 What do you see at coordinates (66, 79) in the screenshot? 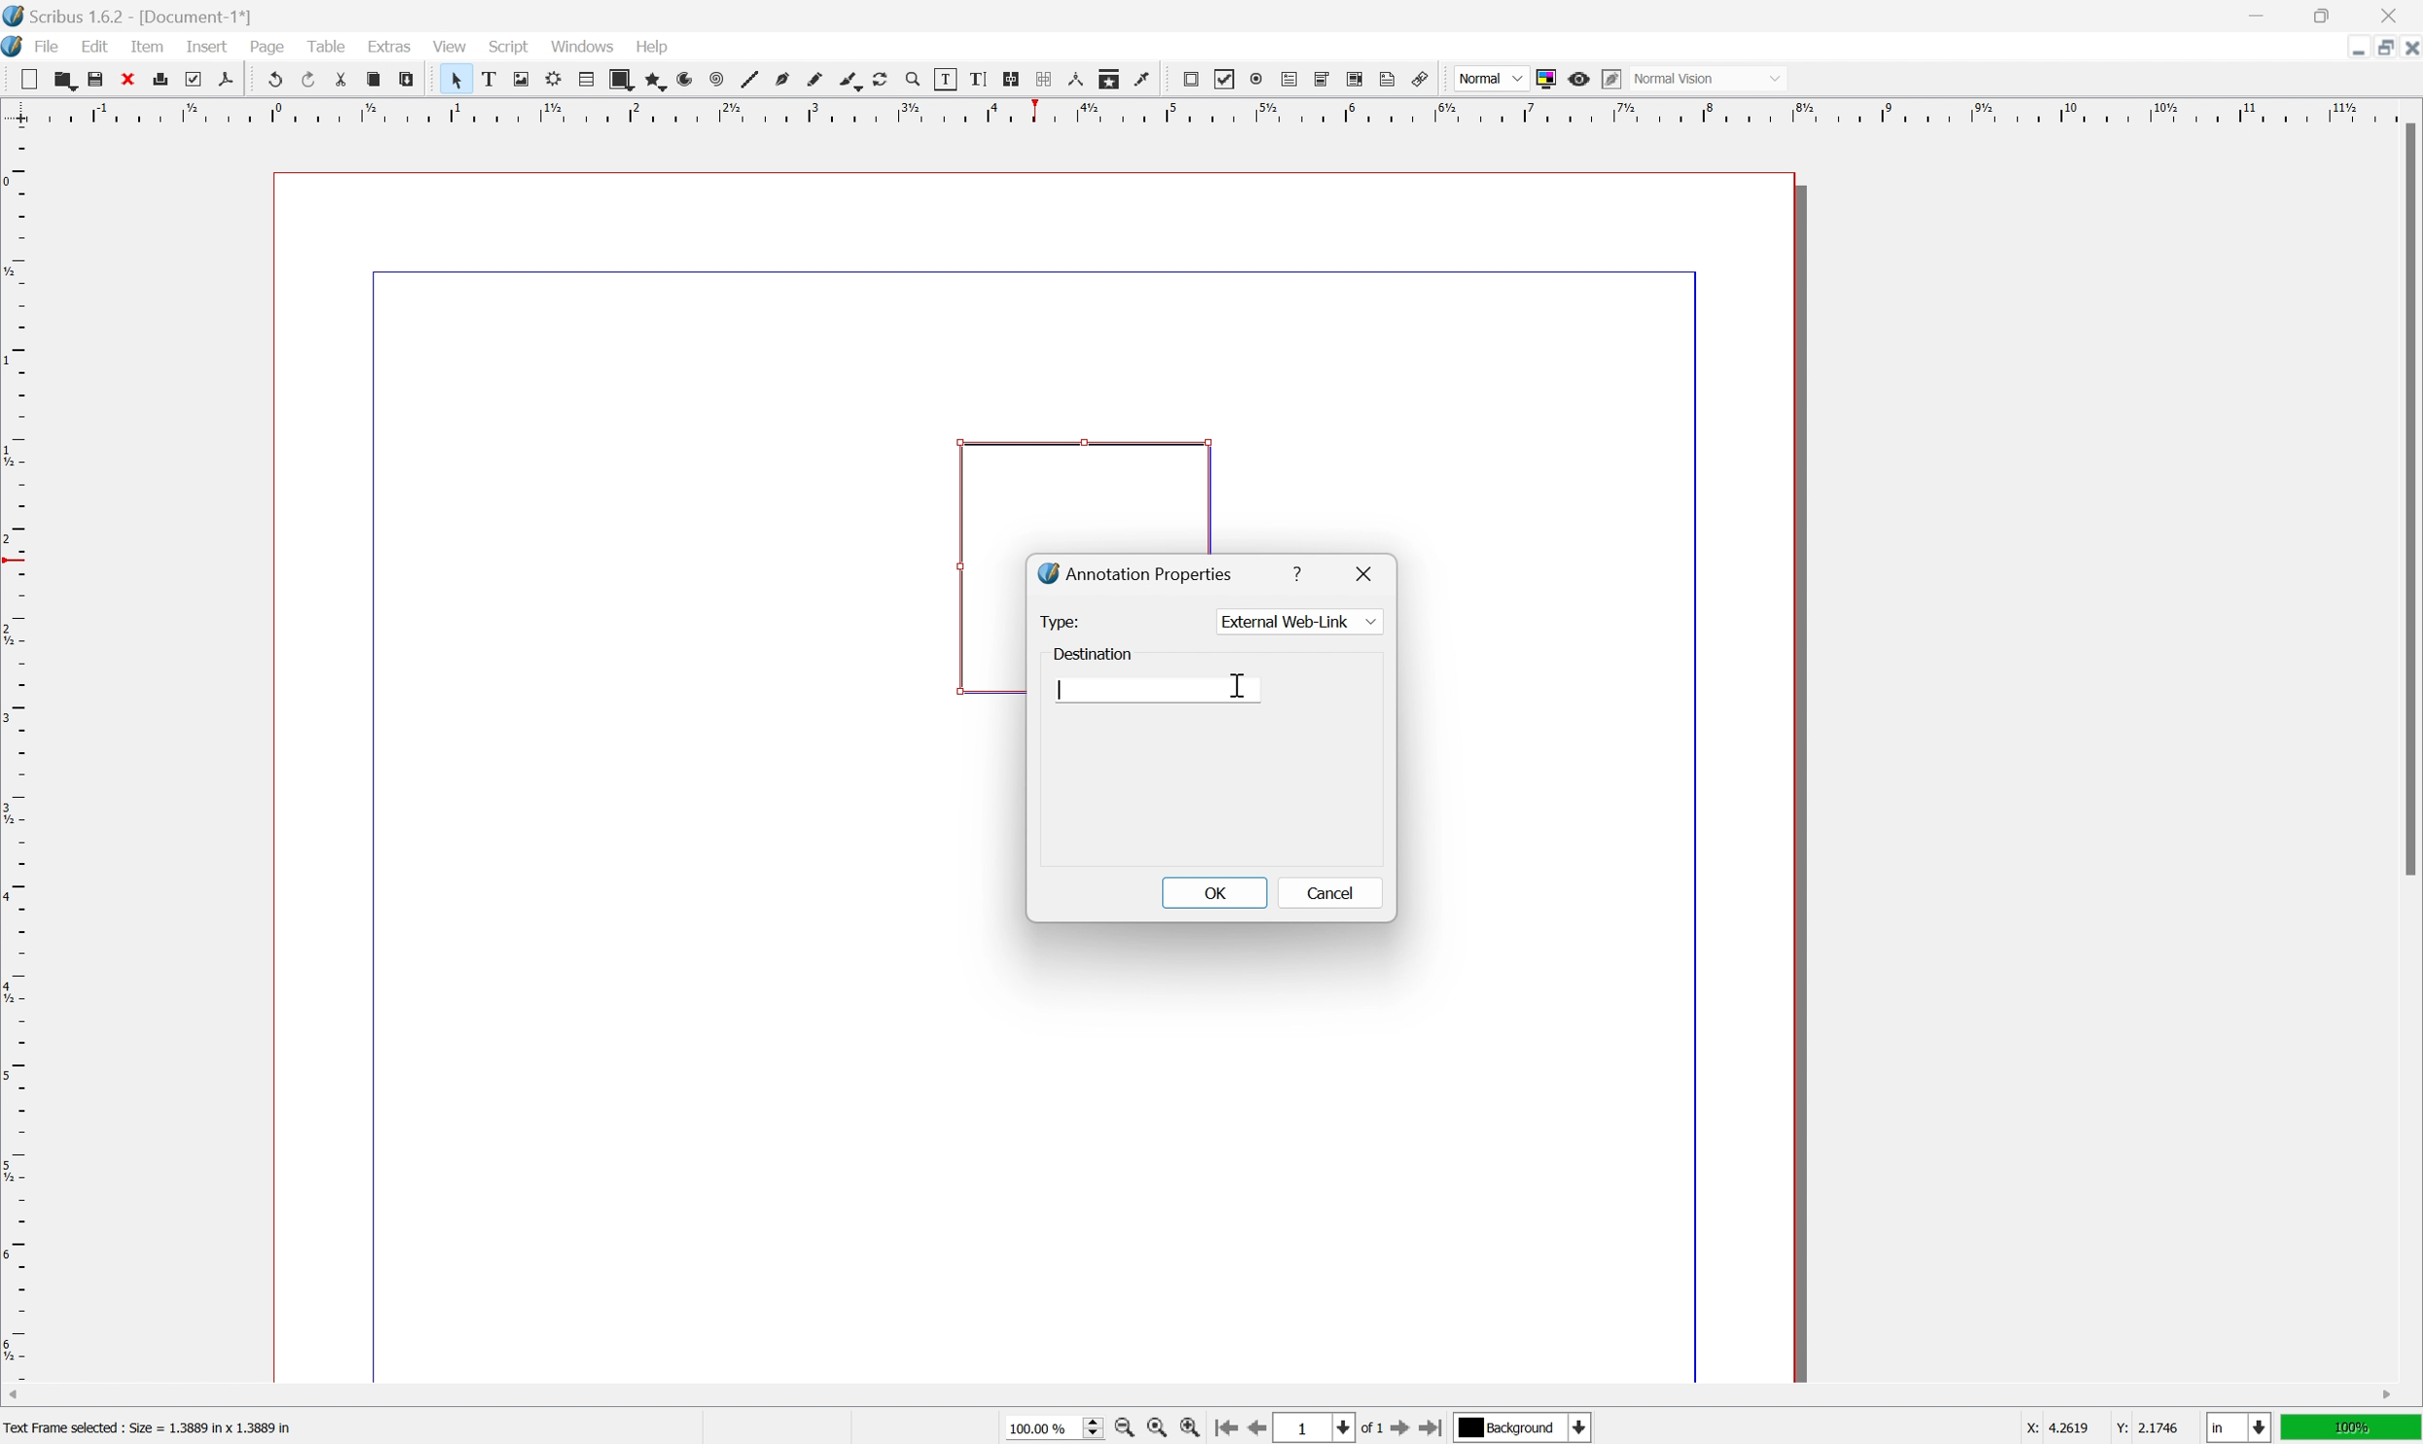
I see `open` at bounding box center [66, 79].